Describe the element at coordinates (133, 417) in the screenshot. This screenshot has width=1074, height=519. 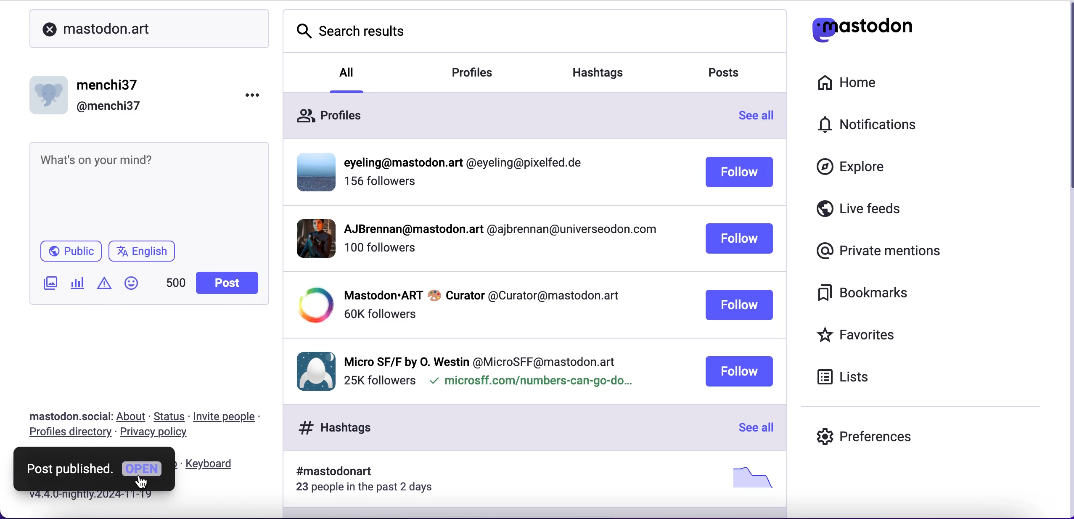
I see `about` at that location.